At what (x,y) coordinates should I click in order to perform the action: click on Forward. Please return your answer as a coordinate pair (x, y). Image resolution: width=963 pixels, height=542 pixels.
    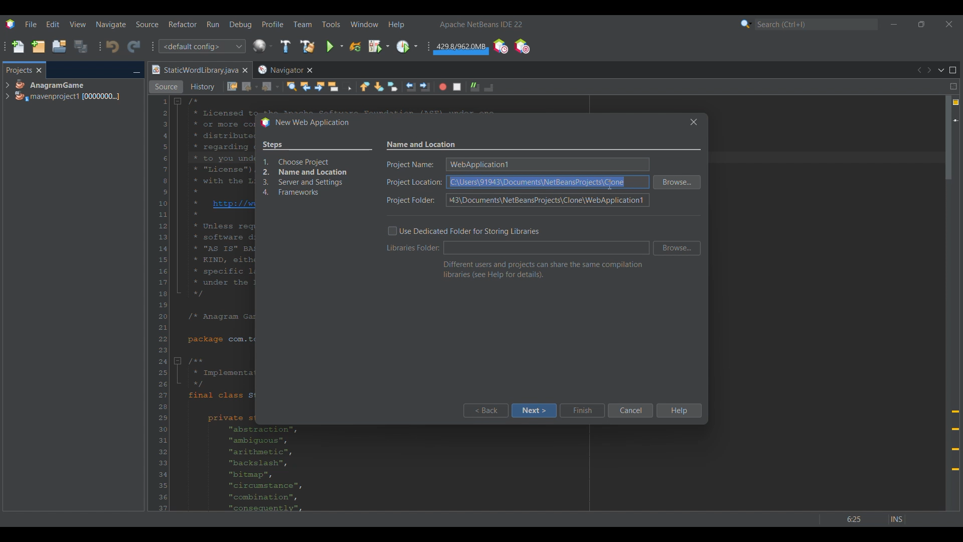
    Looking at the image, I should click on (270, 87).